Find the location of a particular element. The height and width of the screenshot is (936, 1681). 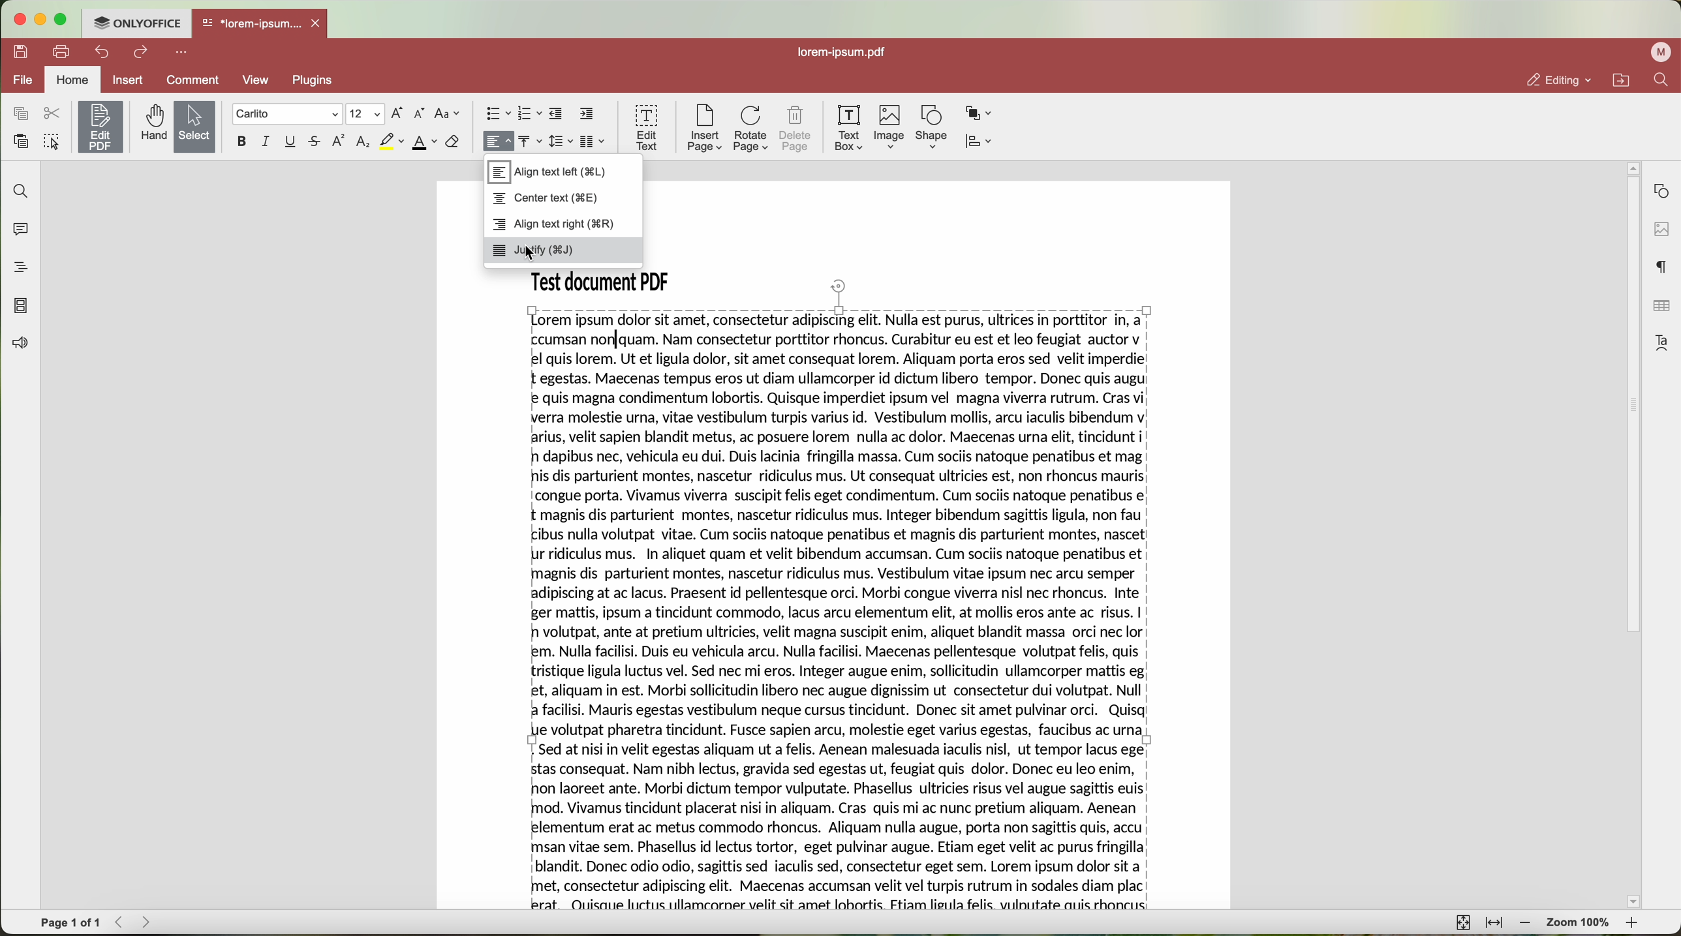

table settings is located at coordinates (1662, 309).